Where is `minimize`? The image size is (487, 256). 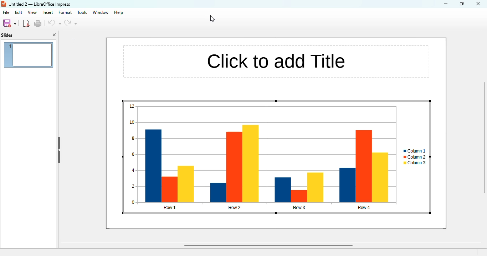
minimize is located at coordinates (445, 4).